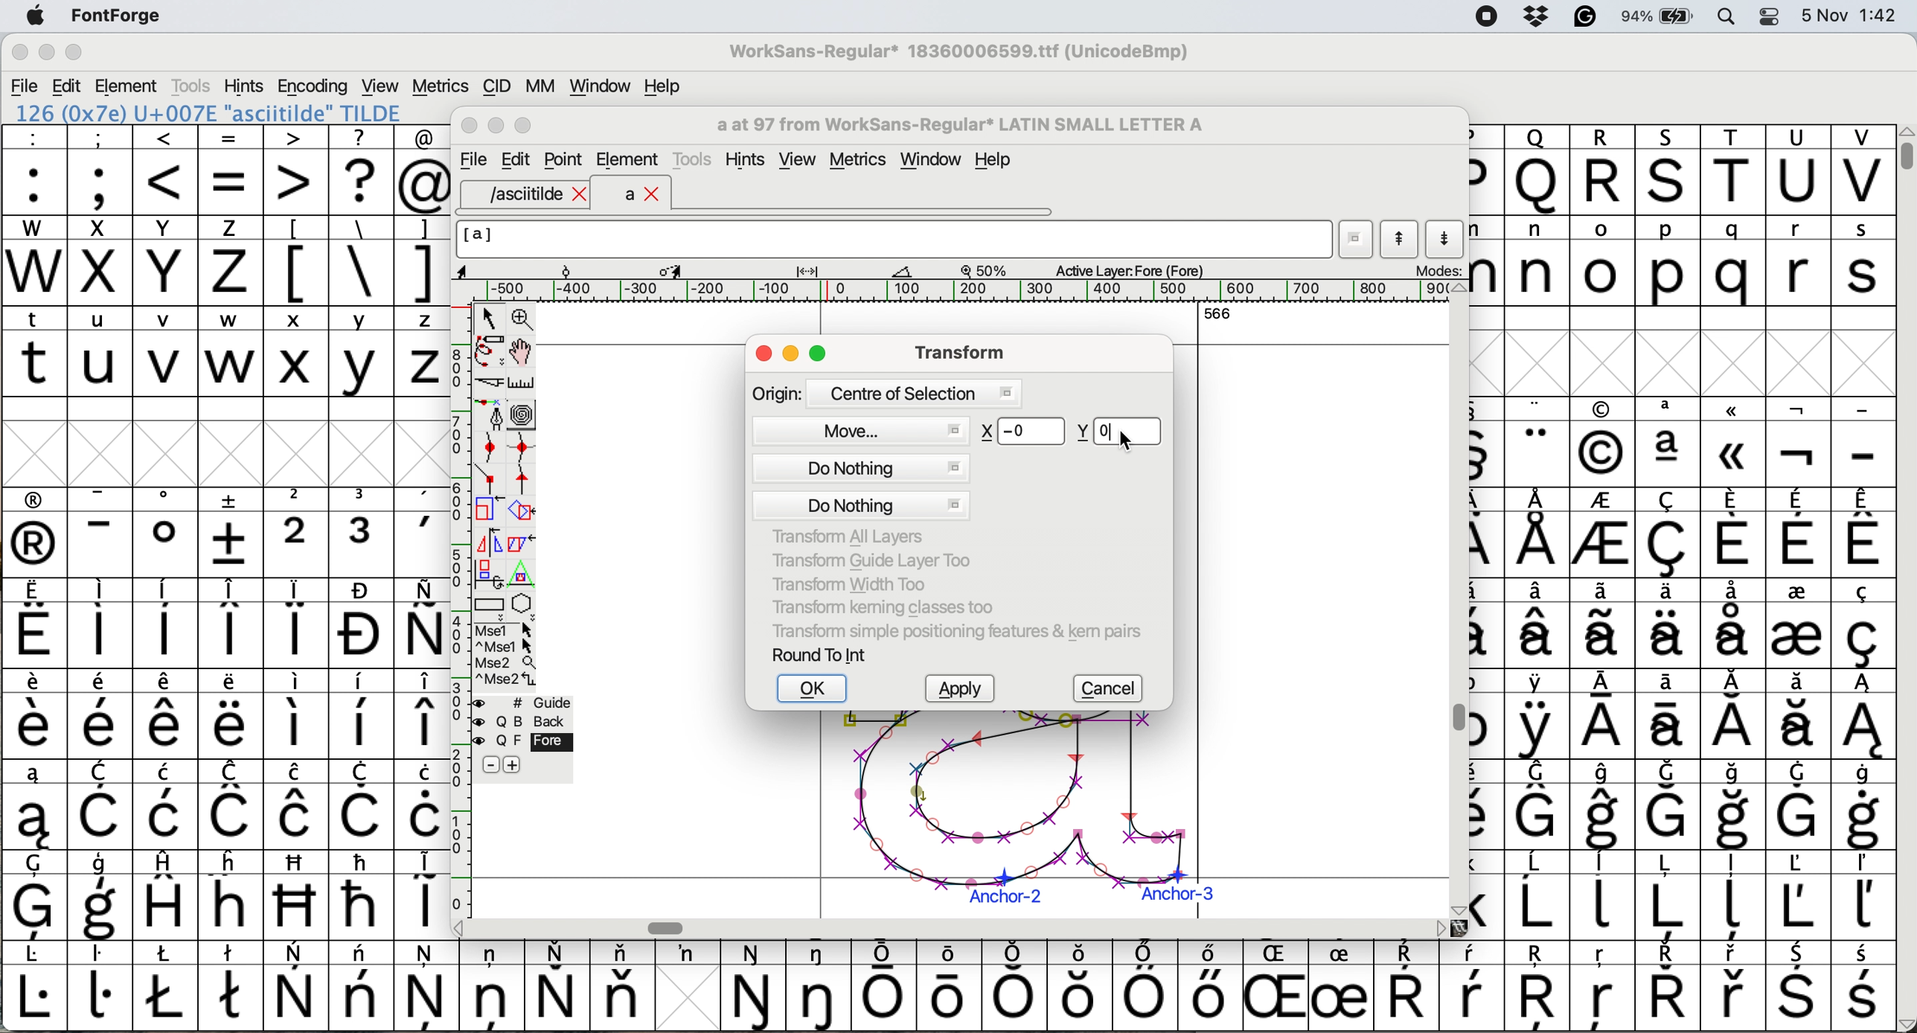 Image resolution: width=1917 pixels, height=1033 pixels. I want to click on symbol, so click(1798, 714).